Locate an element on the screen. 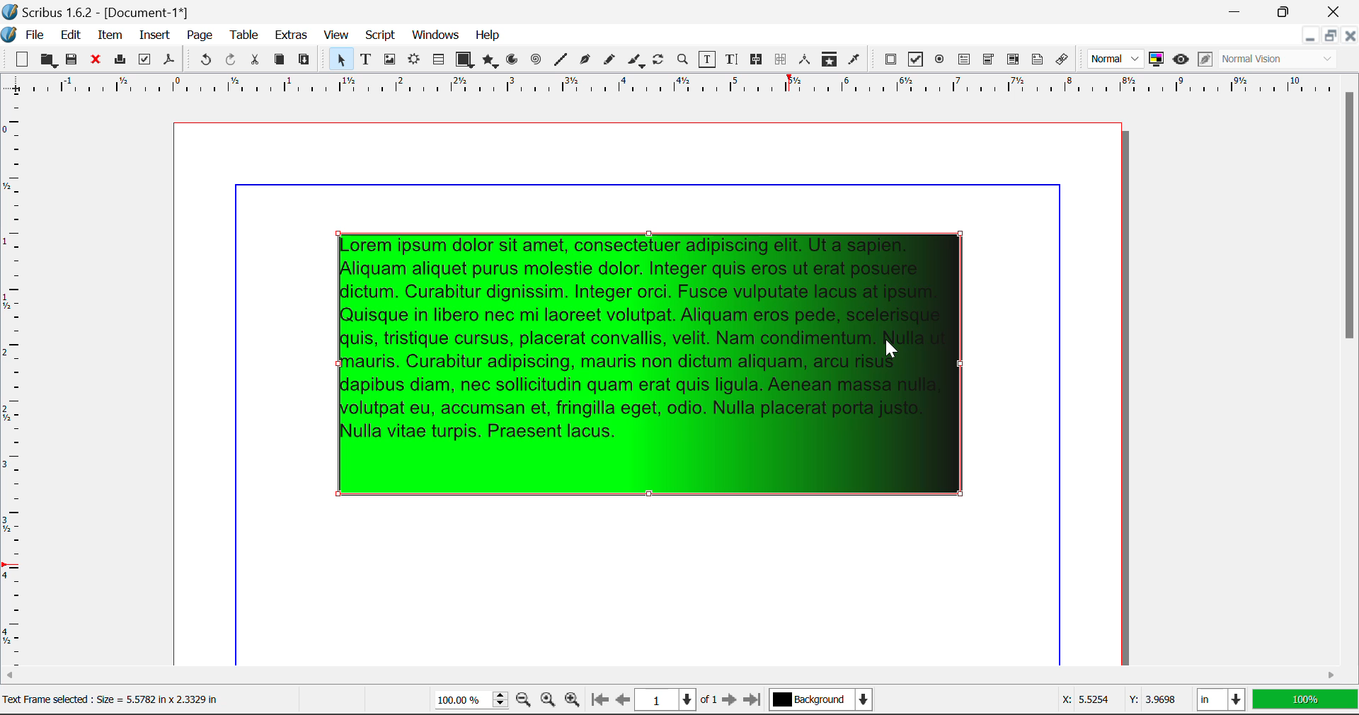 The image size is (1359, 715). PDF Checkbox is located at coordinates (914, 59).